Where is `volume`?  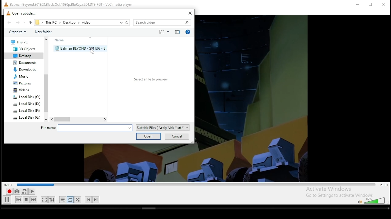 volume is located at coordinates (375, 200).